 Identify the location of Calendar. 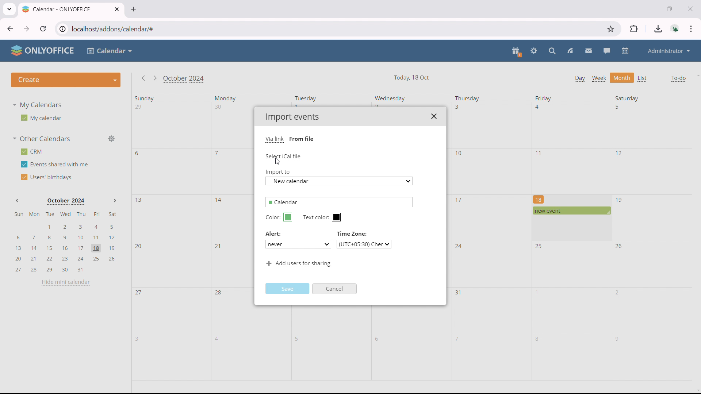
(110, 51).